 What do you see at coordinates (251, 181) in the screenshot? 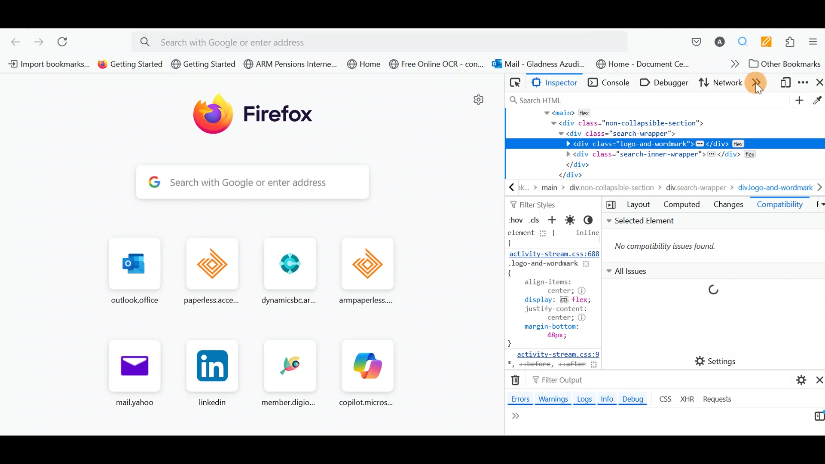
I see `Search bar` at bounding box center [251, 181].